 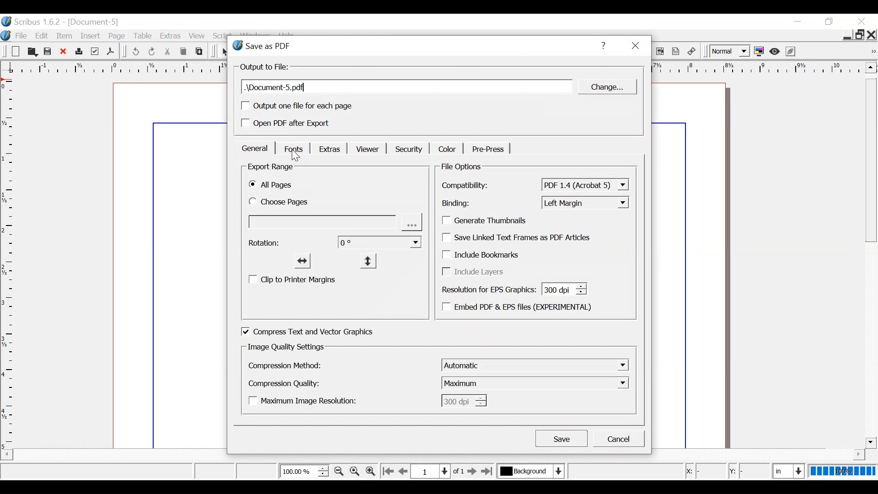 I want to click on Cancel, so click(x=619, y=439).